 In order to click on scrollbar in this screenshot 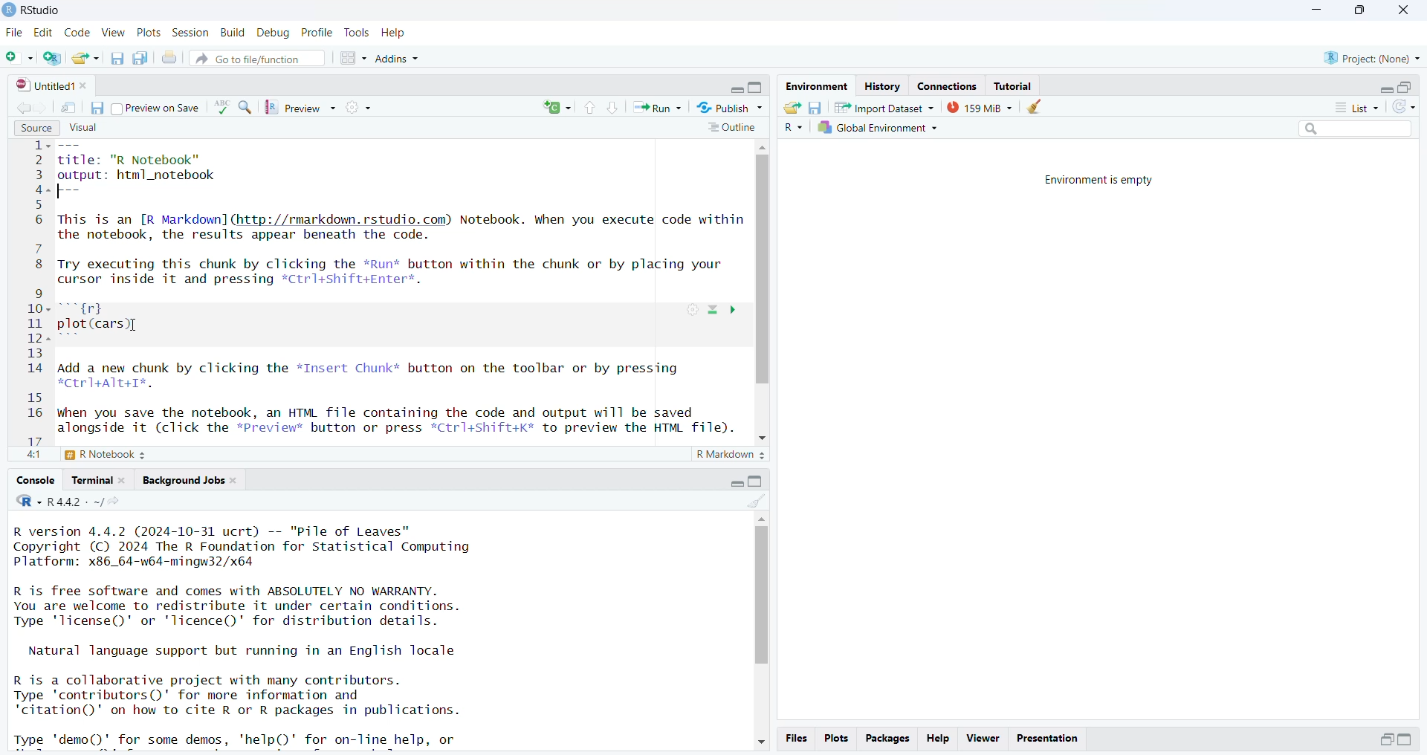, I will do `click(764, 294)`.